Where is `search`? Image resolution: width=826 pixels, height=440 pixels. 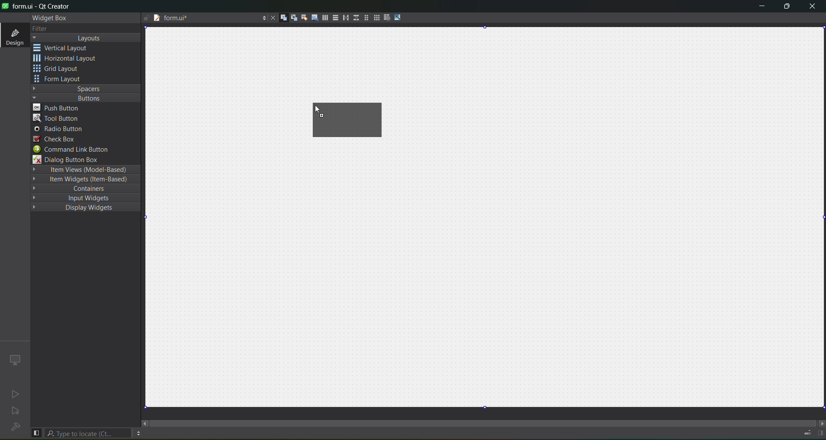 search is located at coordinates (89, 433).